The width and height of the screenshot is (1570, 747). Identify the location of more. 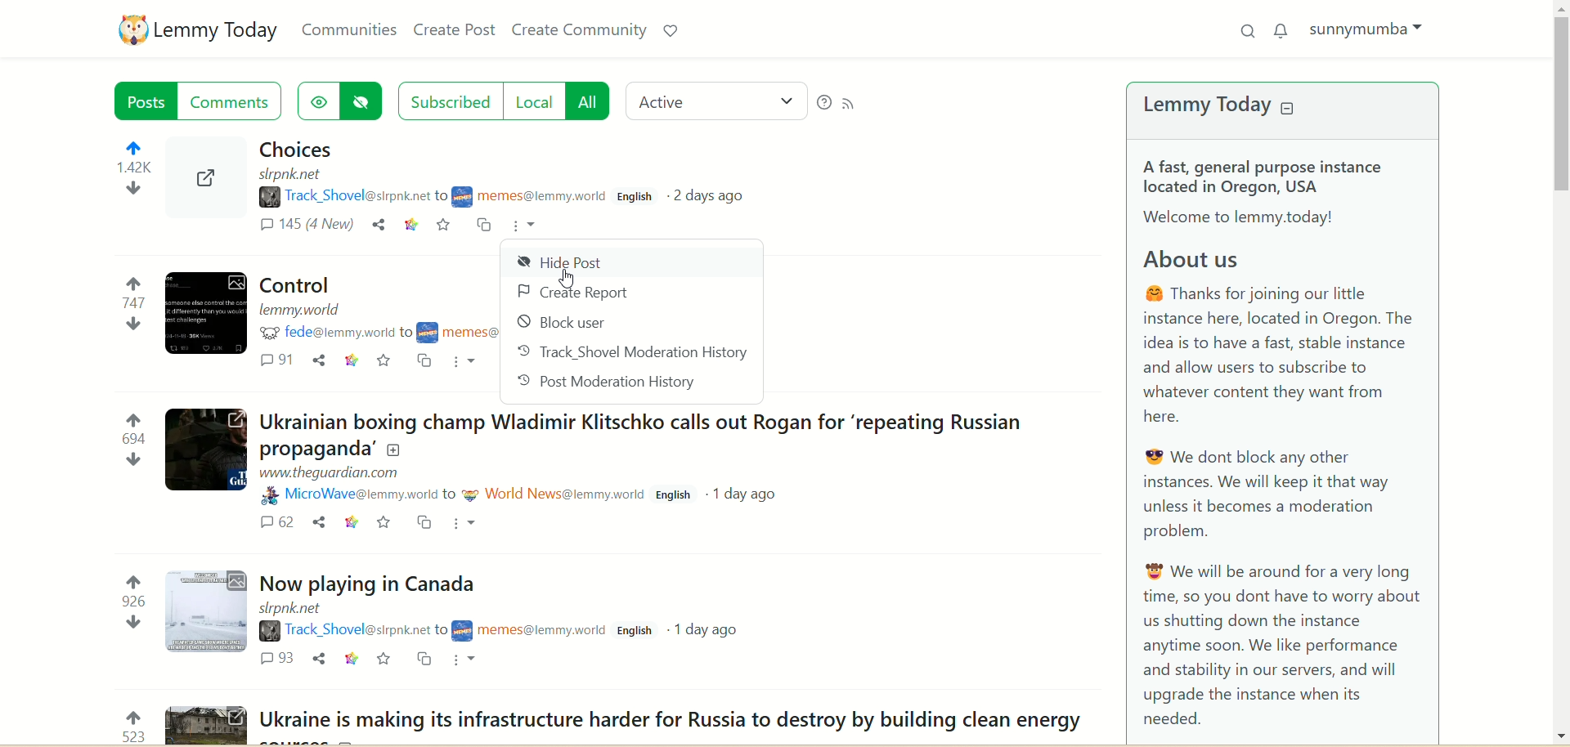
(528, 224).